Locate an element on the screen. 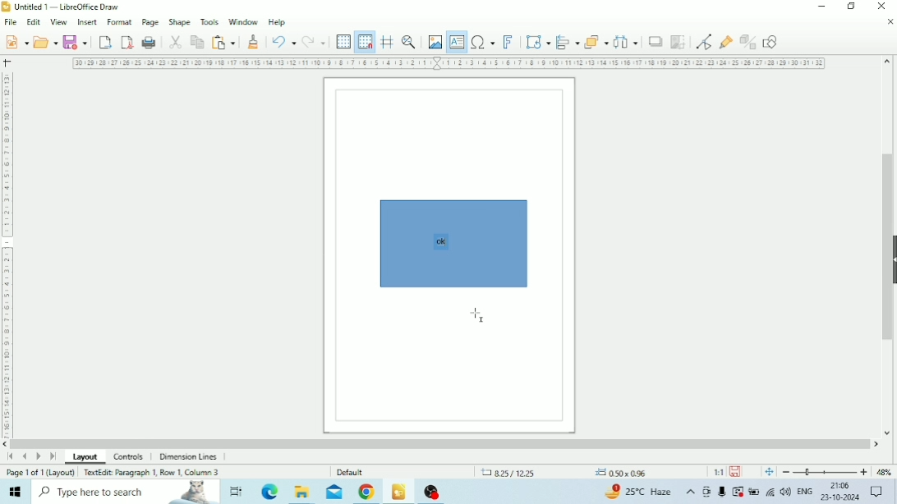 The image size is (897, 504). TextEdit is located at coordinates (153, 471).